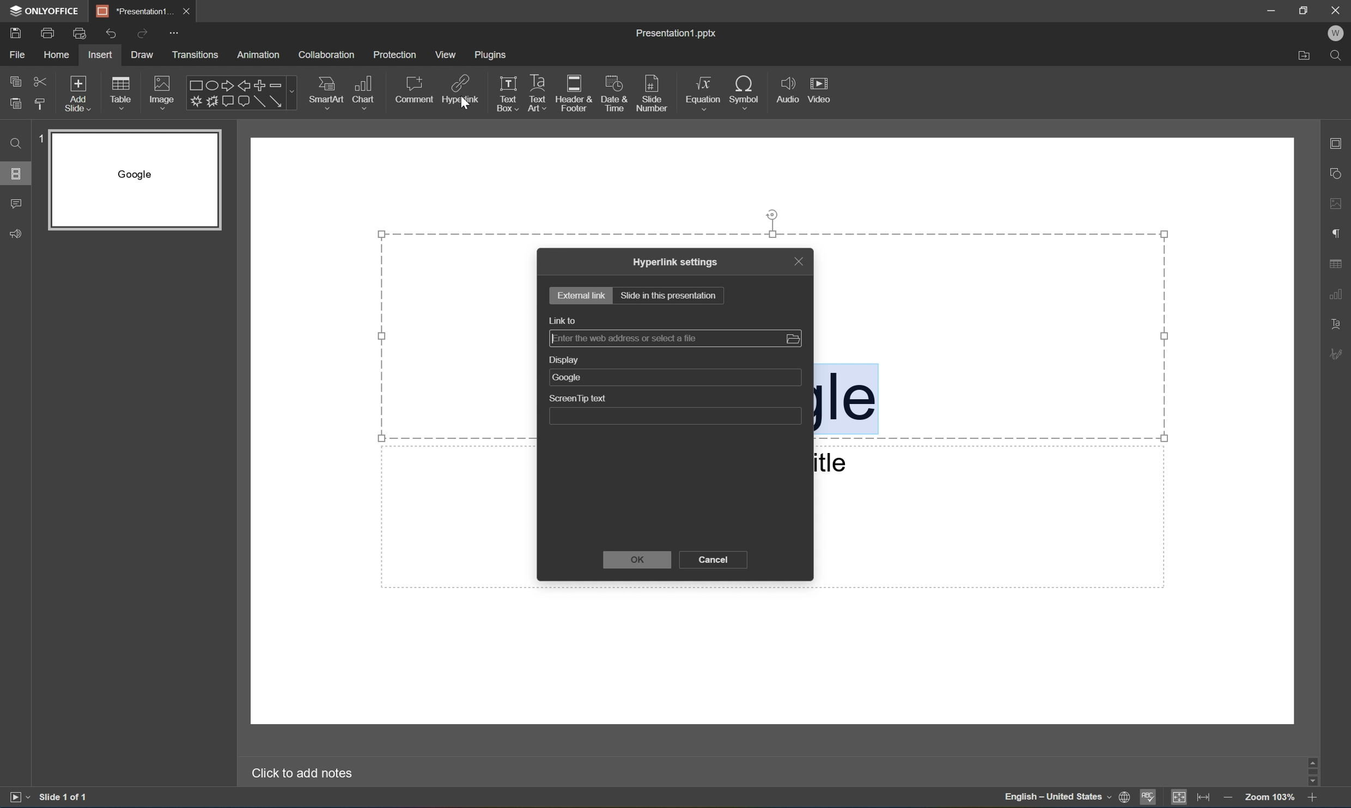  Describe the element at coordinates (43, 81) in the screenshot. I see `Cut` at that location.